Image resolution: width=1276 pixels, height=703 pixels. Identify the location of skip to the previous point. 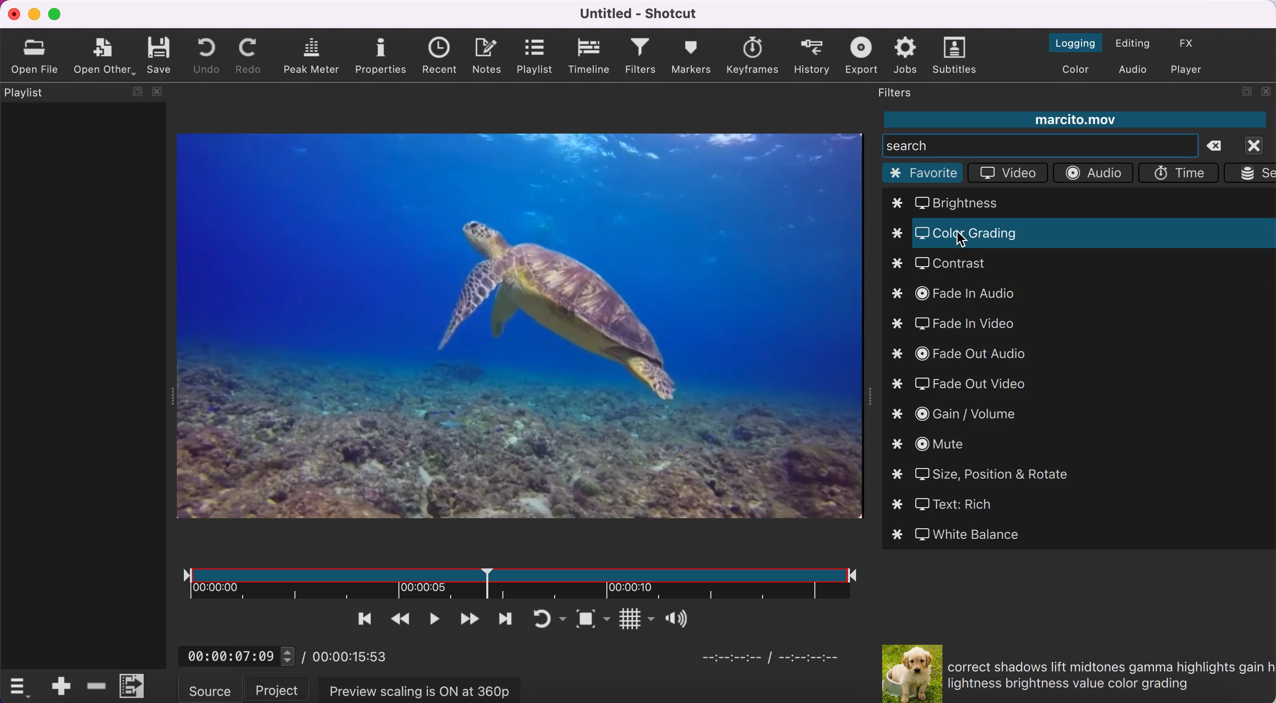
(358, 619).